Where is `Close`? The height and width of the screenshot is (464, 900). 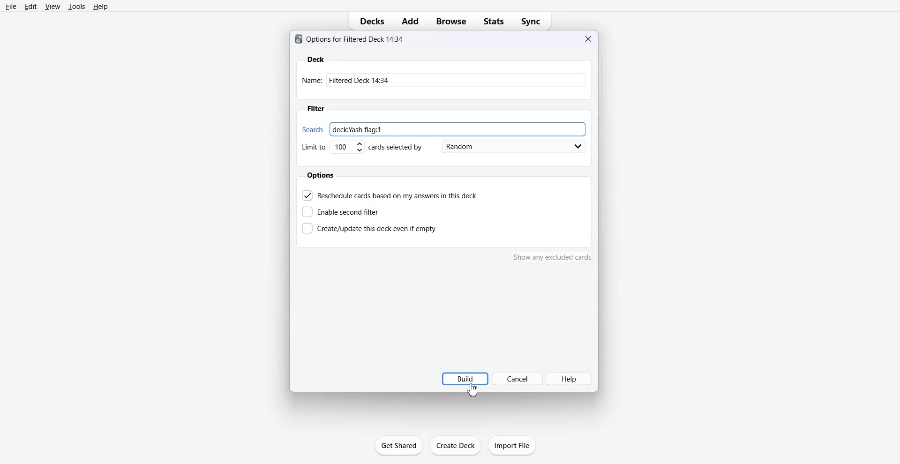 Close is located at coordinates (588, 39).